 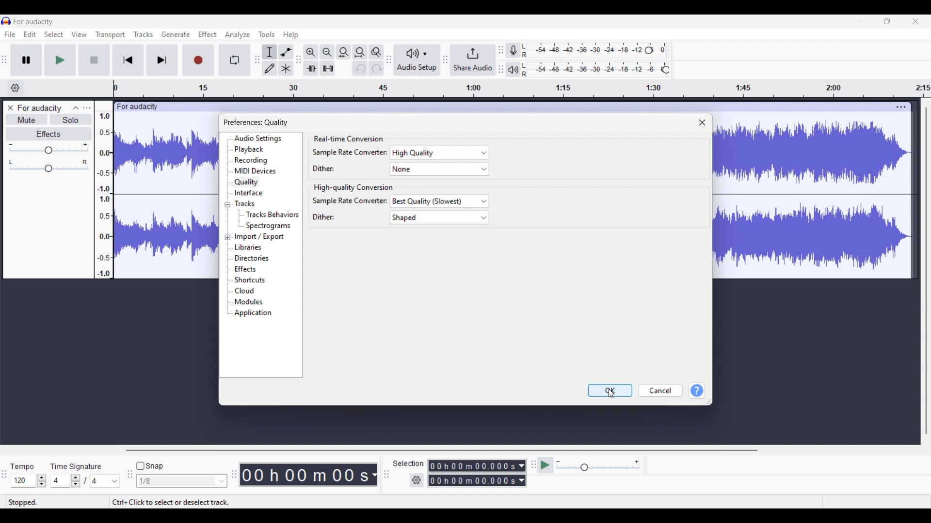 I want to click on Current project name, so click(x=33, y=22).